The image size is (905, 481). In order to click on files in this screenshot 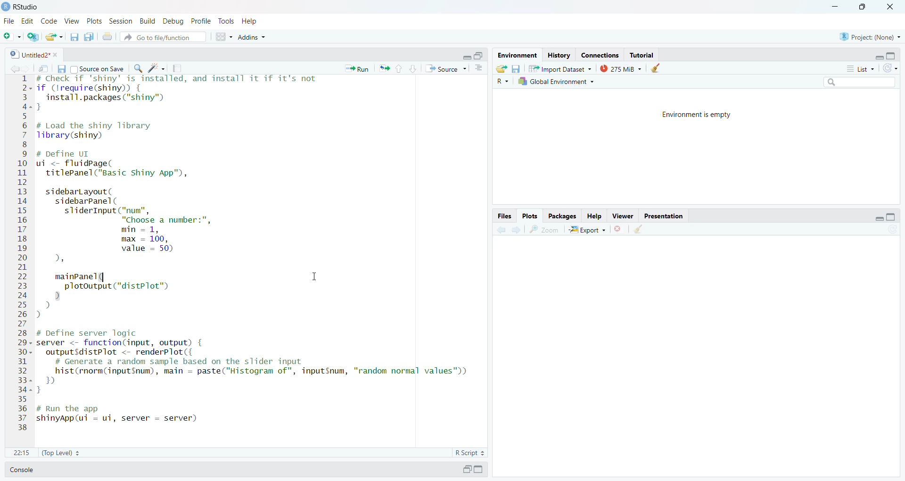, I will do `click(504, 216)`.